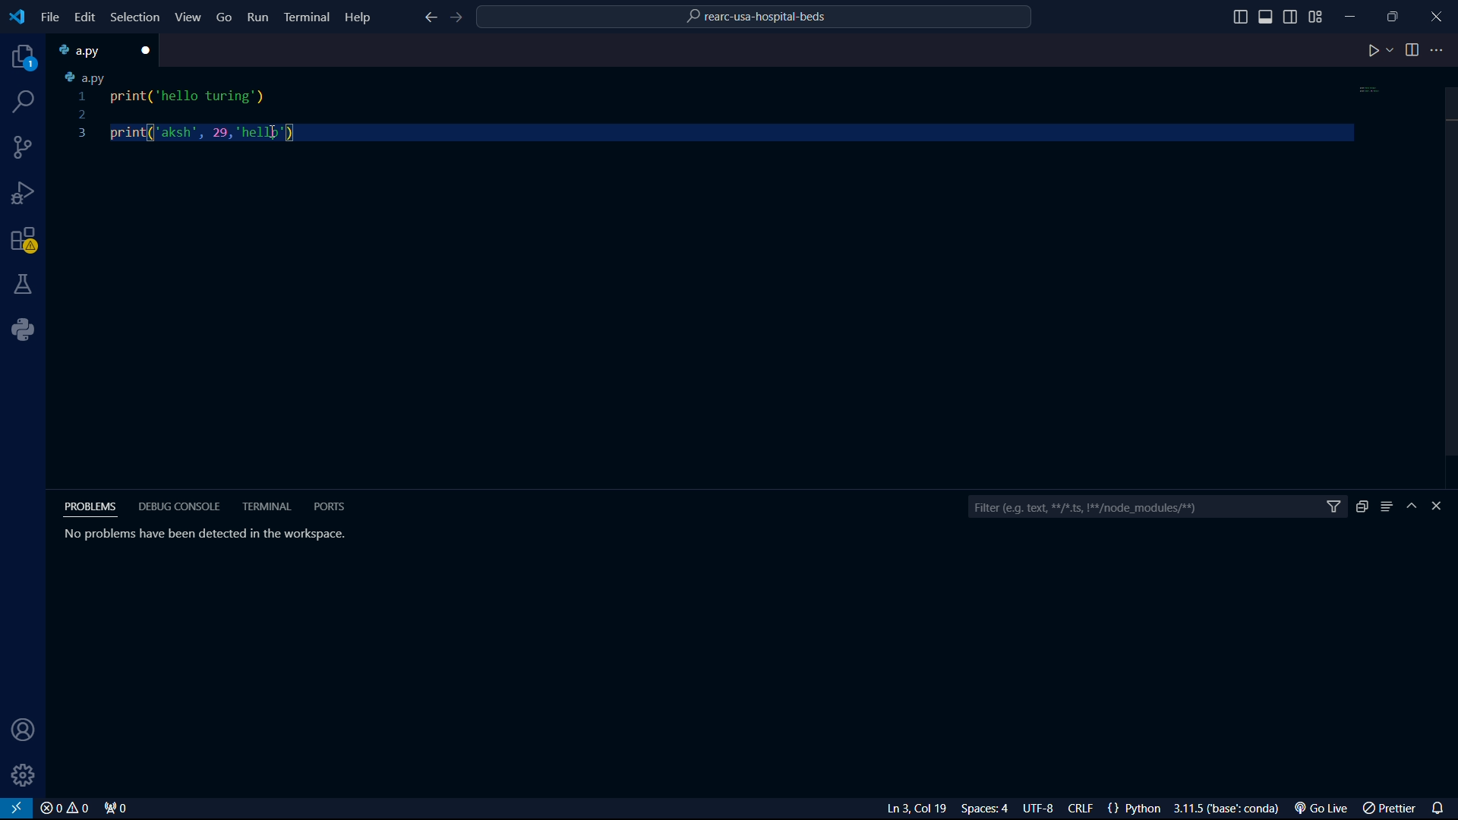 This screenshot has height=820, width=1458. I want to click on warning, so click(24, 242).